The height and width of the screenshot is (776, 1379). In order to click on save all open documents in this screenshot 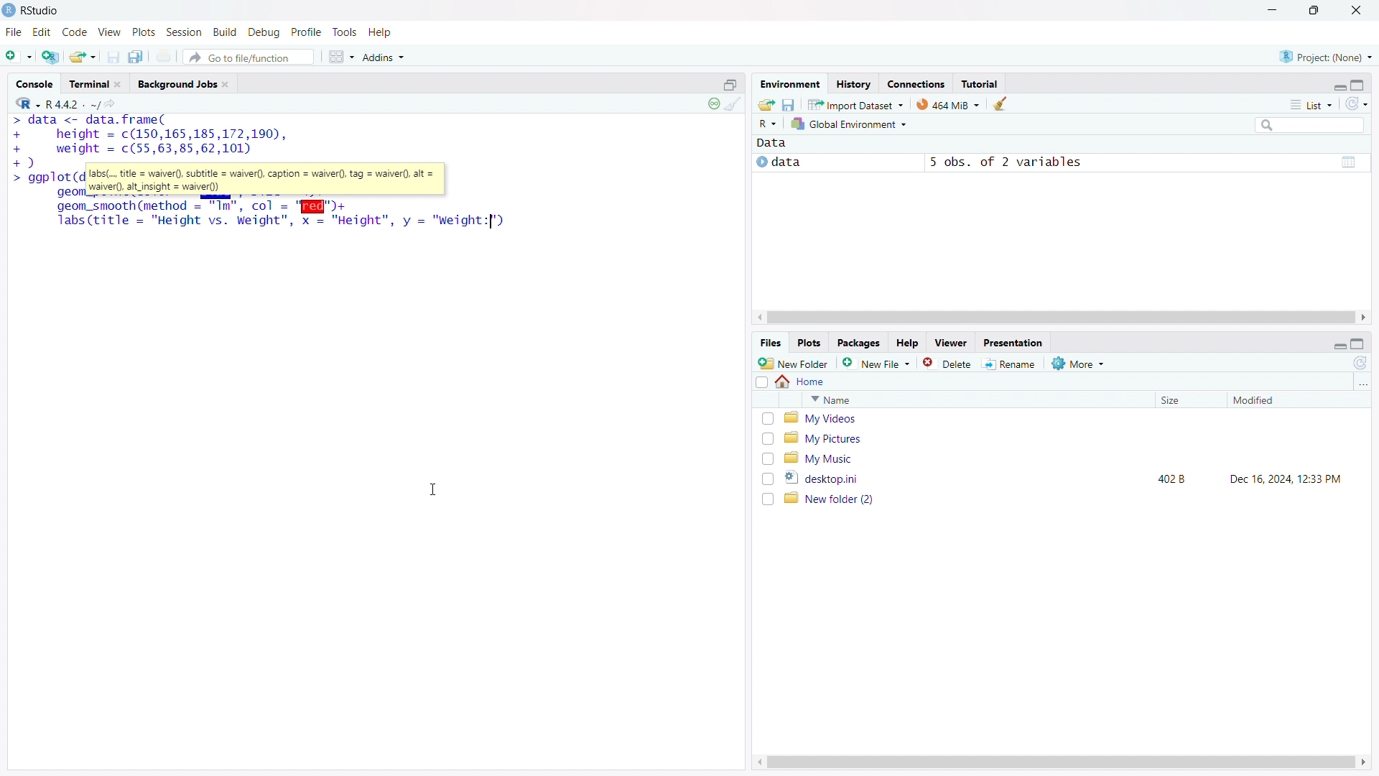, I will do `click(138, 56)`.